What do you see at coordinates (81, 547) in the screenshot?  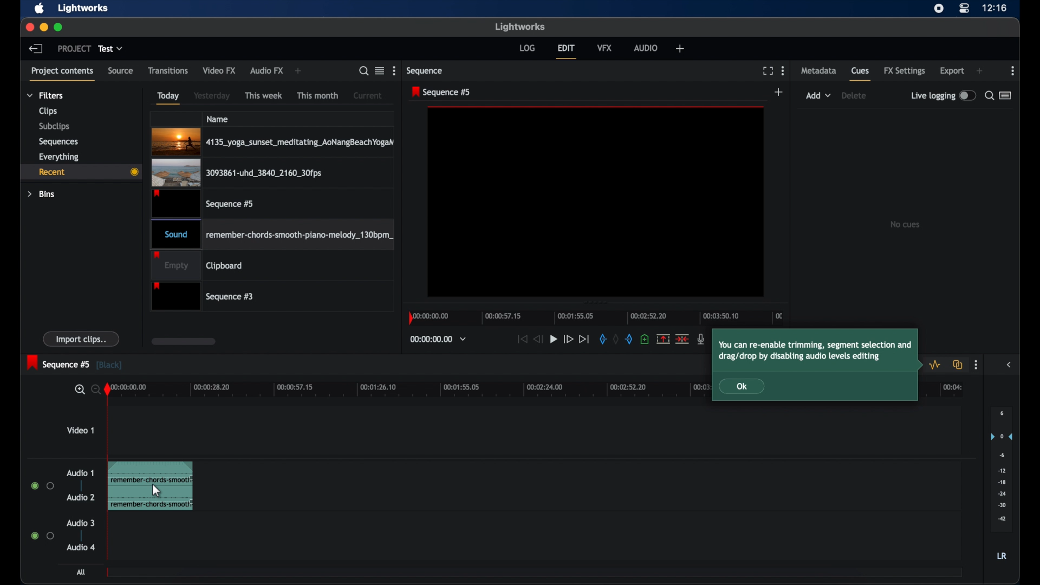 I see `audio 4` at bounding box center [81, 547].